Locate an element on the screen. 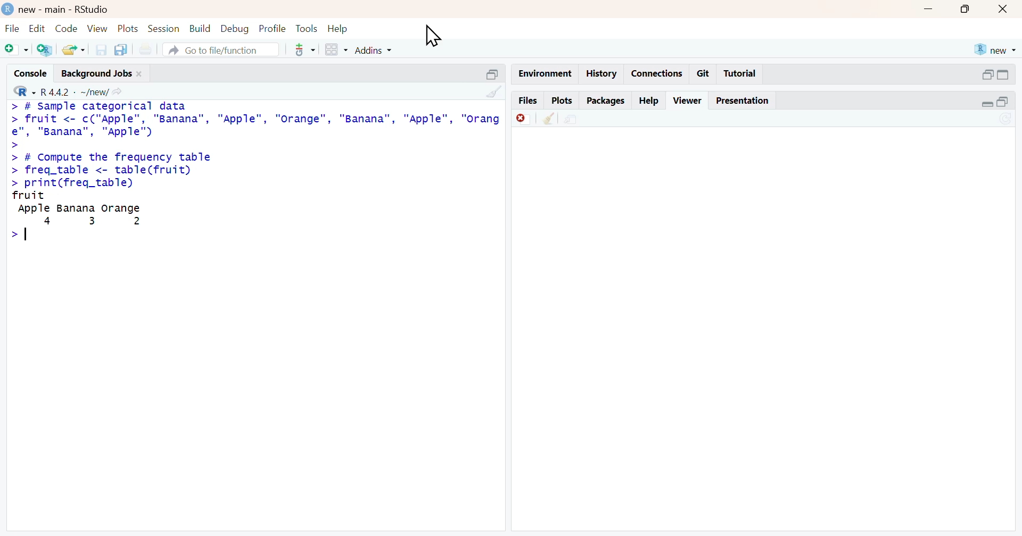 Image resolution: width=1022 pixels, height=536 pixels. help is located at coordinates (650, 100).